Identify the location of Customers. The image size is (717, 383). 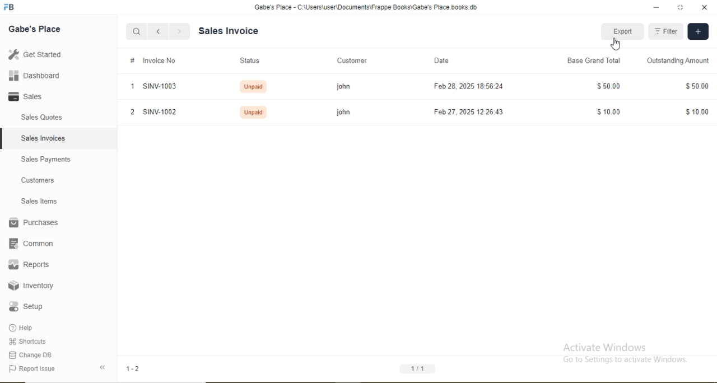
(39, 179).